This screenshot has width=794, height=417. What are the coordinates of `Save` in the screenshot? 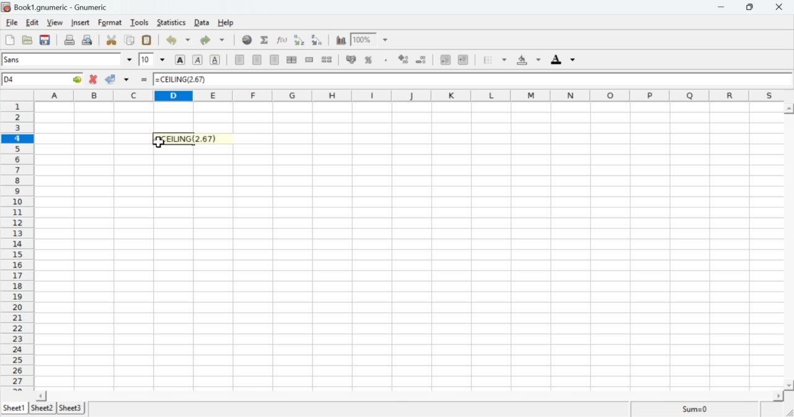 It's located at (45, 40).